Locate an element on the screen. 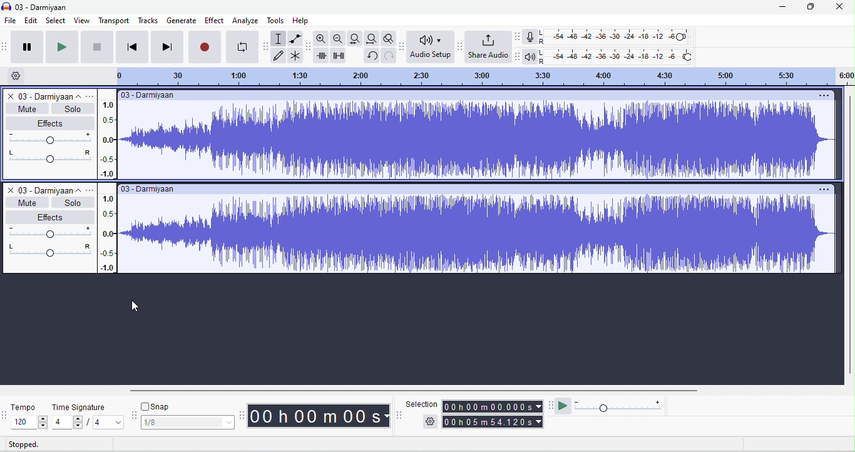 This screenshot has height=452, width=855. select is located at coordinates (56, 20).